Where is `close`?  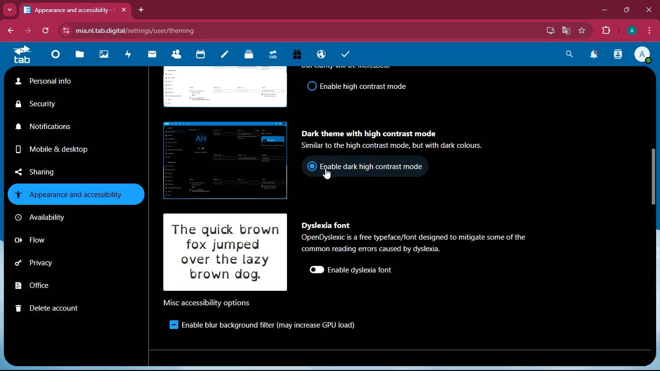
close is located at coordinates (646, 10).